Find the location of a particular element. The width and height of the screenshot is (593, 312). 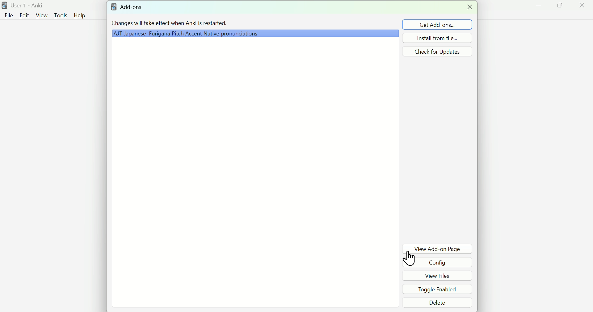

Delete is located at coordinates (437, 303).